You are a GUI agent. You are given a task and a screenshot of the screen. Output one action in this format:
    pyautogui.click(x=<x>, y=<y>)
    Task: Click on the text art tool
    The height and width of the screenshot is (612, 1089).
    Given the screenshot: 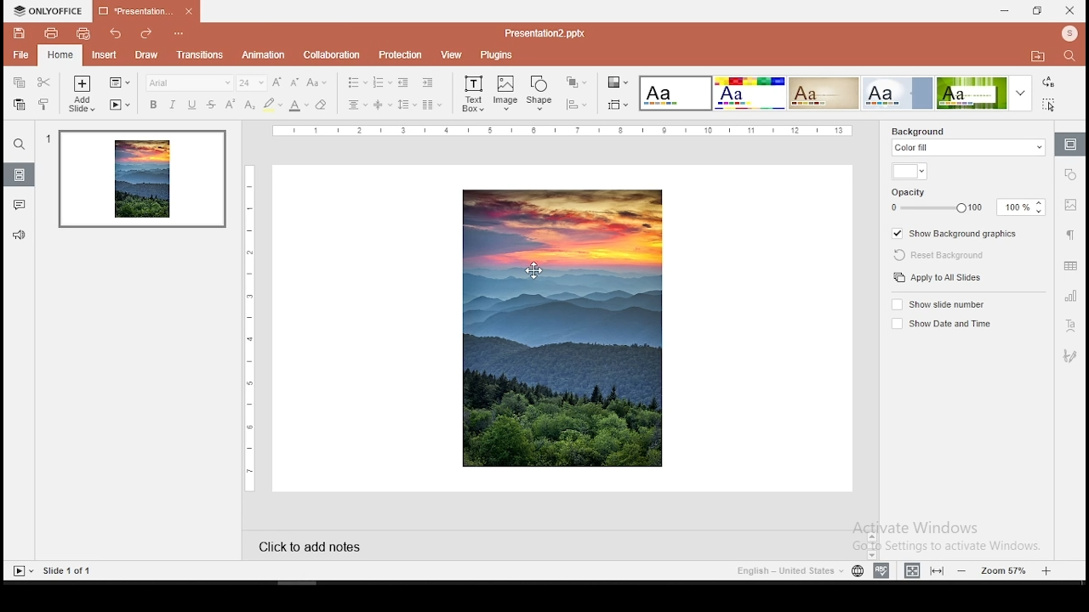 What is the action you would take?
    pyautogui.click(x=1071, y=327)
    